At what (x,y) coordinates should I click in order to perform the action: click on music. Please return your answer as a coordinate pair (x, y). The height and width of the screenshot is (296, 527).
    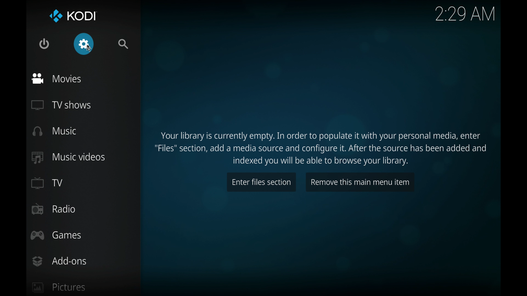
    Looking at the image, I should click on (55, 131).